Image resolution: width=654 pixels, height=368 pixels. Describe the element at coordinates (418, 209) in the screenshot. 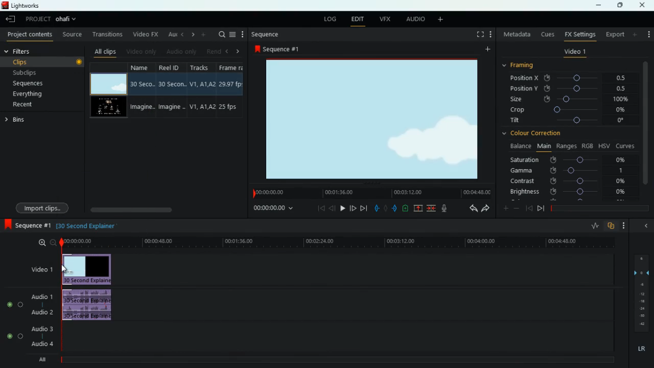

I see `up` at that location.